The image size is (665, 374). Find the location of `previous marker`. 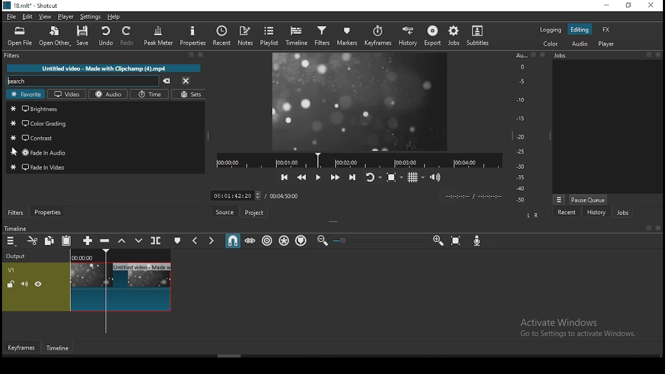

previous marker is located at coordinates (196, 239).